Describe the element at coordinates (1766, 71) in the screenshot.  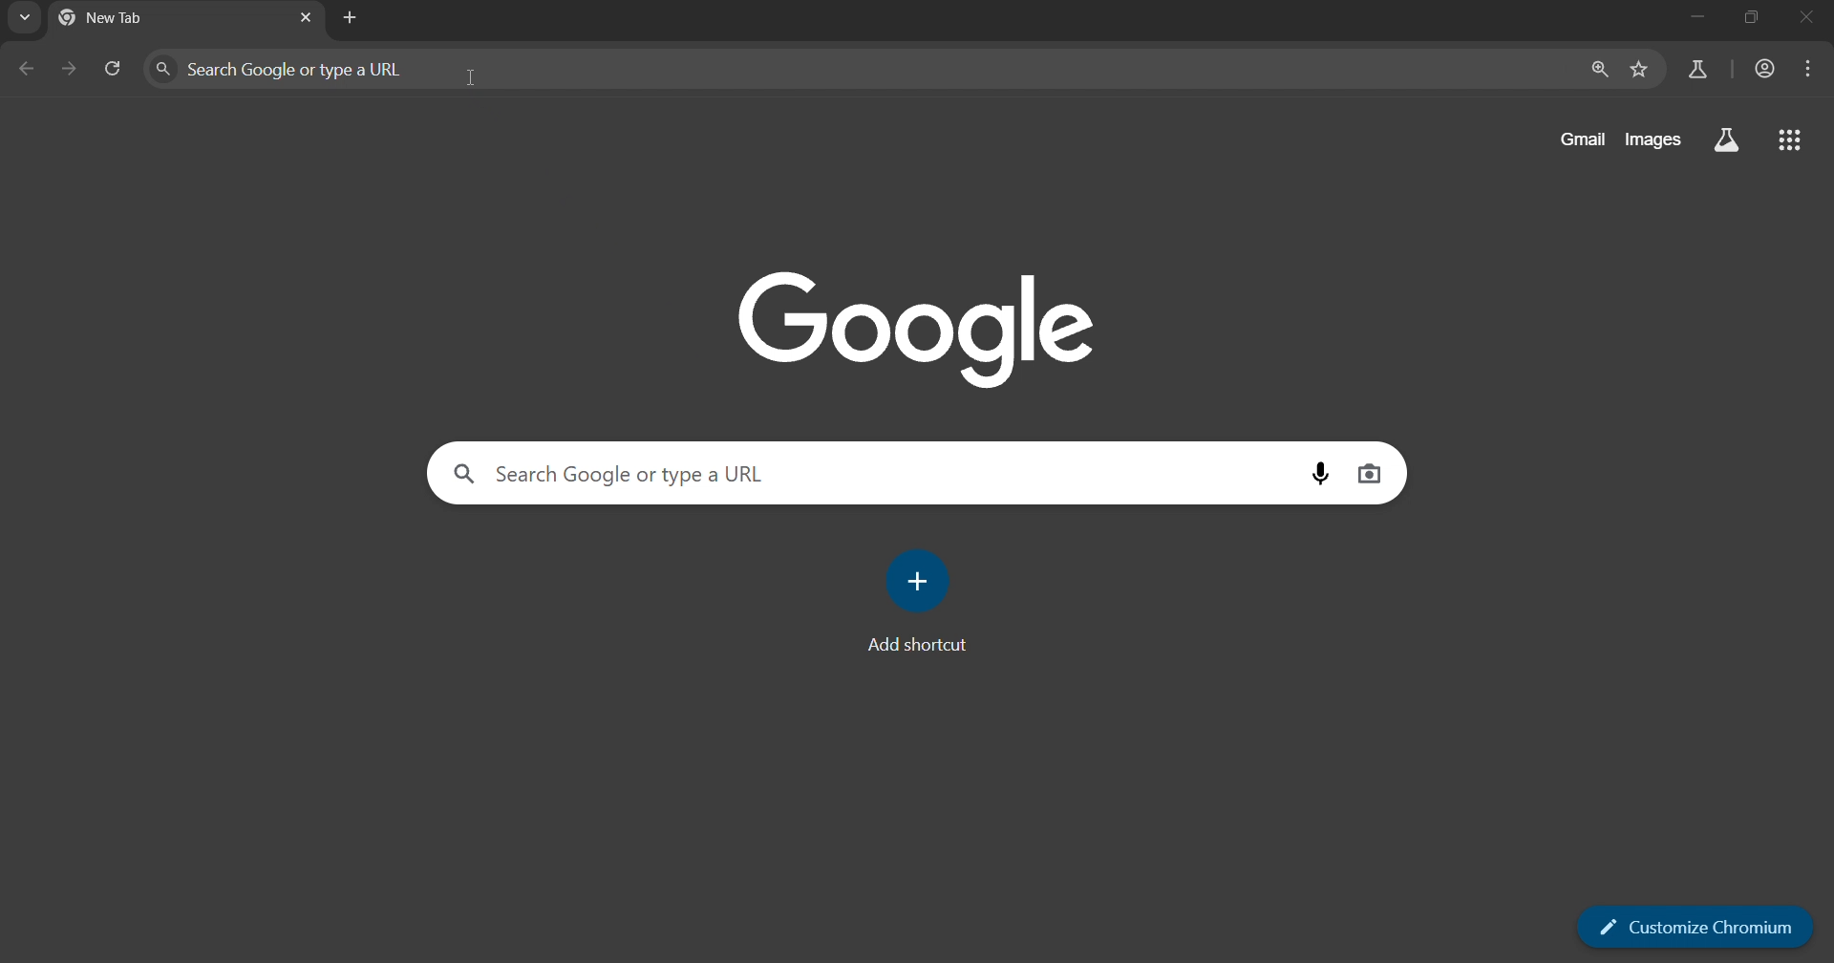
I see `account` at that location.